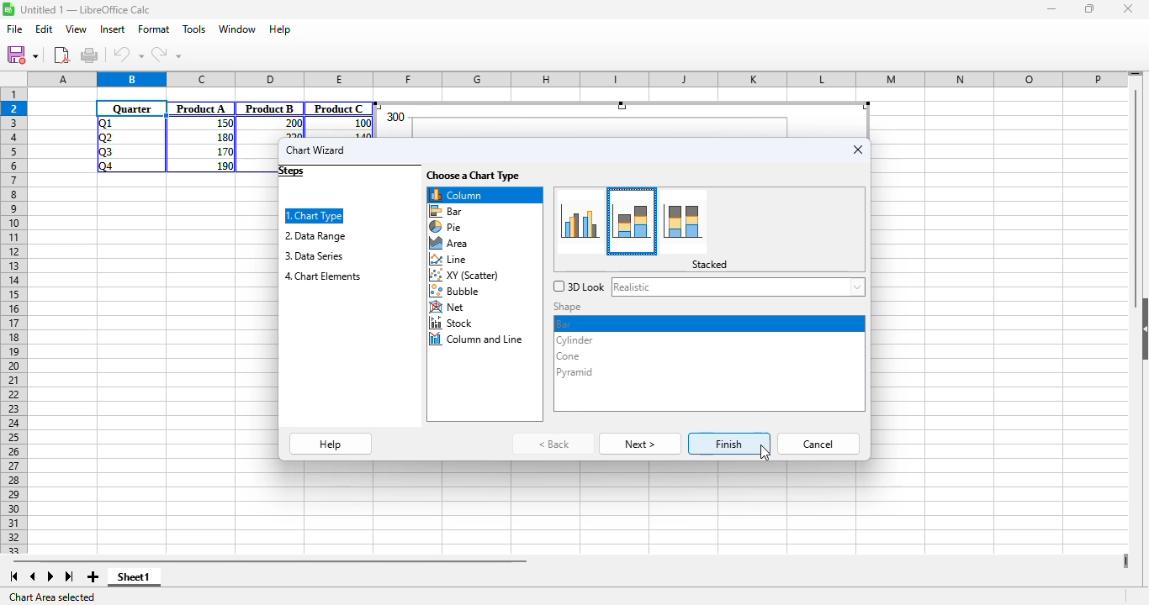  I want to click on help, so click(331, 445).